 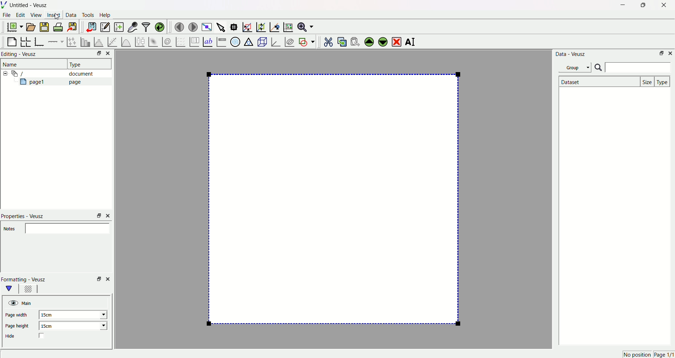 What do you see at coordinates (221, 41) in the screenshot?
I see `image color bar` at bounding box center [221, 41].